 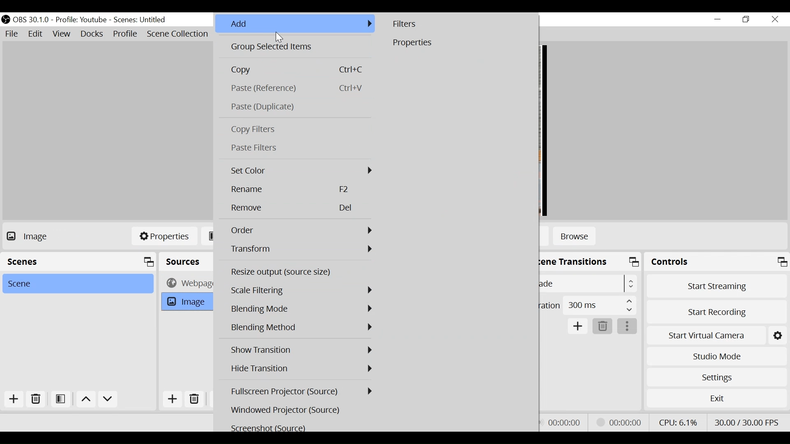 What do you see at coordinates (125, 35) in the screenshot?
I see `Profile` at bounding box center [125, 35].